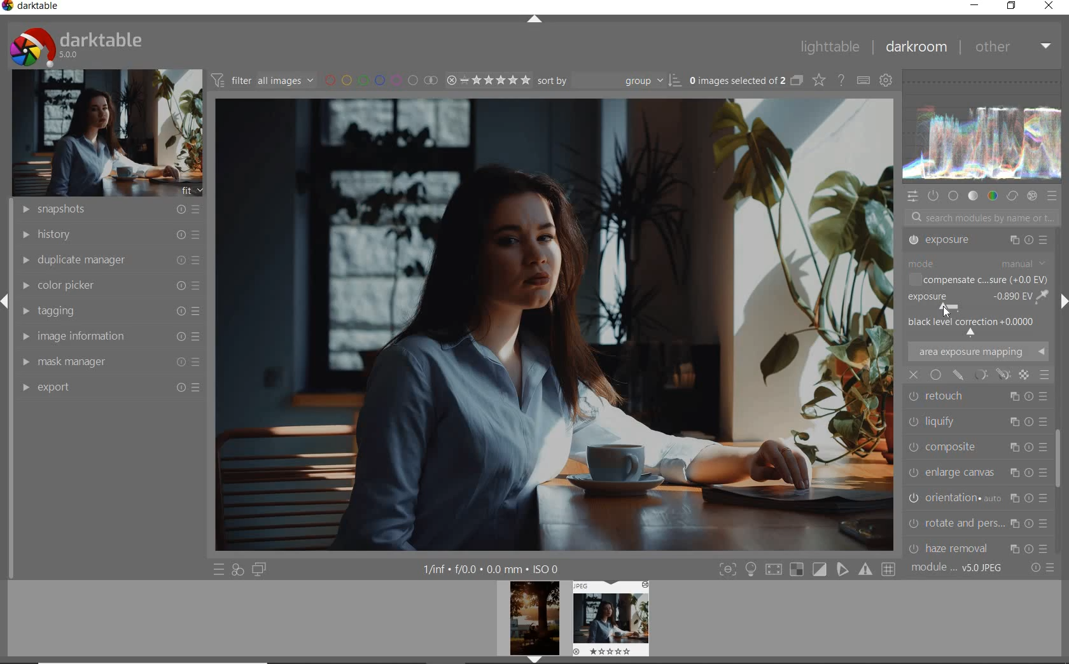 Image resolution: width=1069 pixels, height=664 pixels. What do you see at coordinates (973, 196) in the screenshot?
I see `TONE` at bounding box center [973, 196].